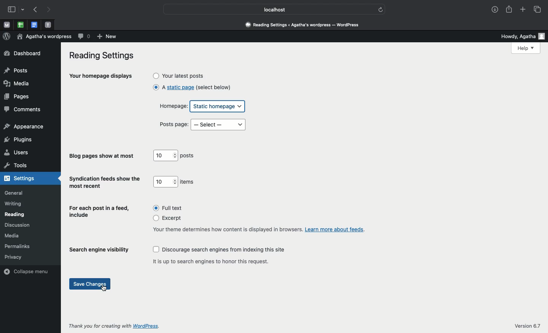 This screenshot has height=333, width=548. What do you see at coordinates (17, 225) in the screenshot?
I see `discussion` at bounding box center [17, 225].